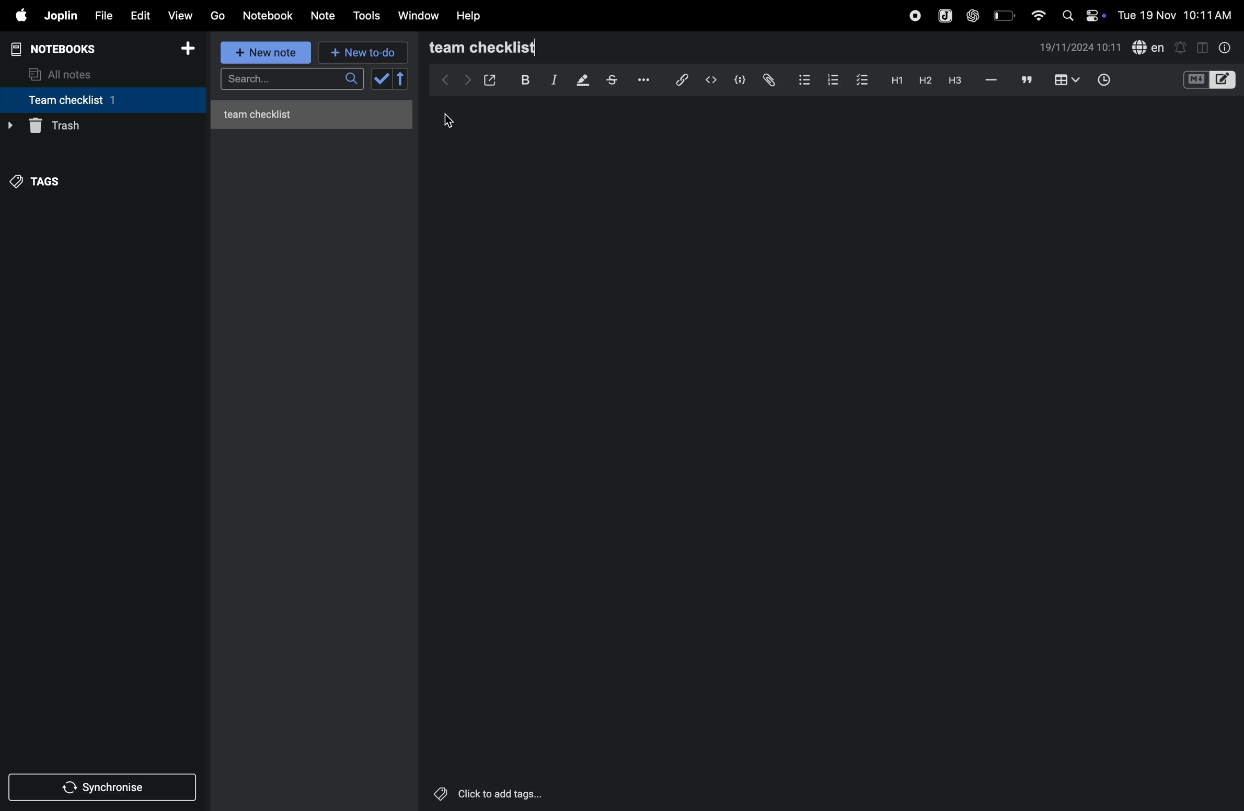 The image size is (1244, 811). What do you see at coordinates (1067, 15) in the screenshot?
I see `search` at bounding box center [1067, 15].